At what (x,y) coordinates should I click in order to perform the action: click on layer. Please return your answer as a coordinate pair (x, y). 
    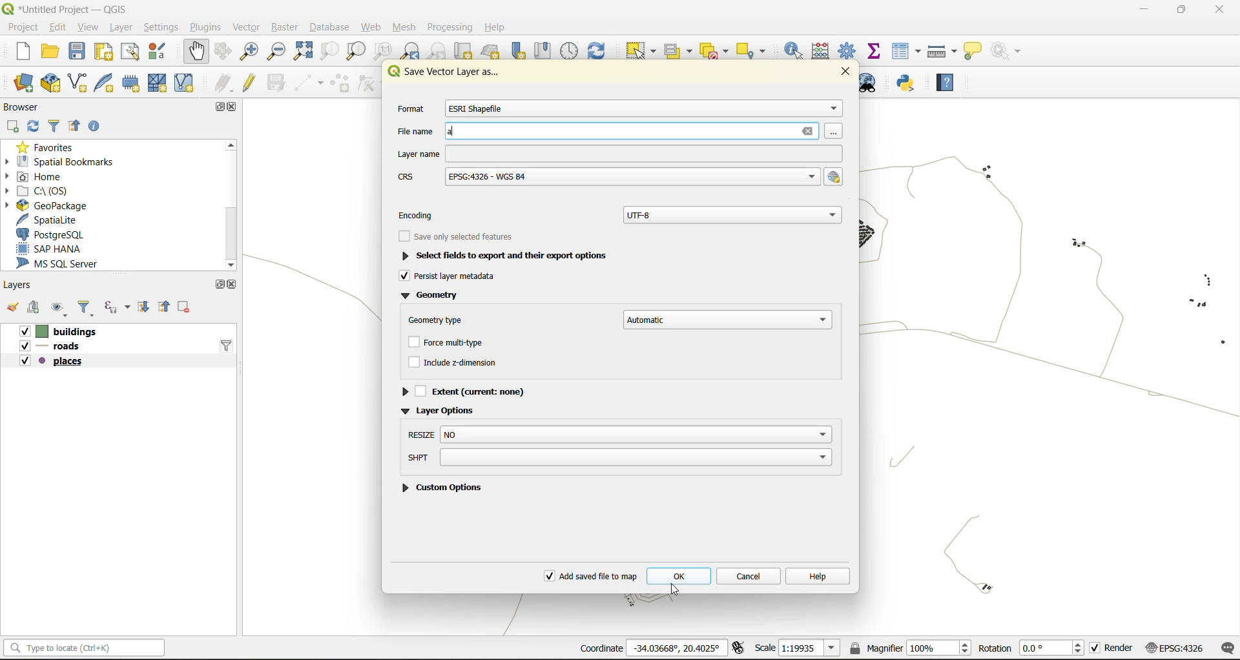
    Looking at the image, I should click on (121, 27).